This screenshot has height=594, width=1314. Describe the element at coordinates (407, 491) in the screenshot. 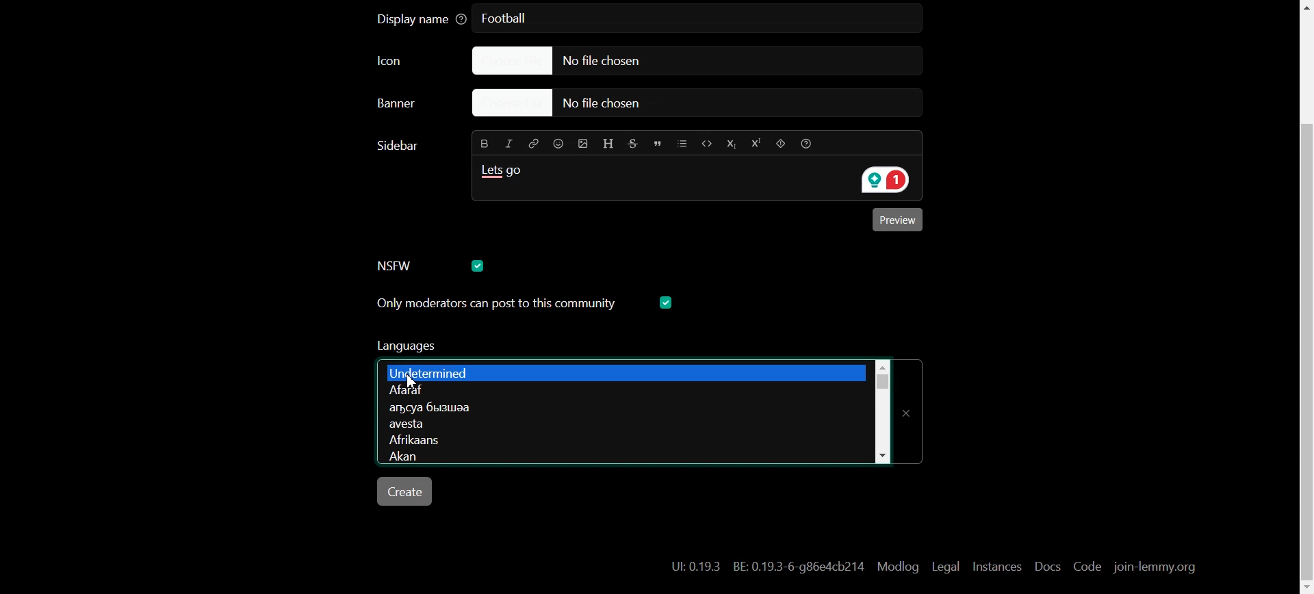

I see `Create` at that location.